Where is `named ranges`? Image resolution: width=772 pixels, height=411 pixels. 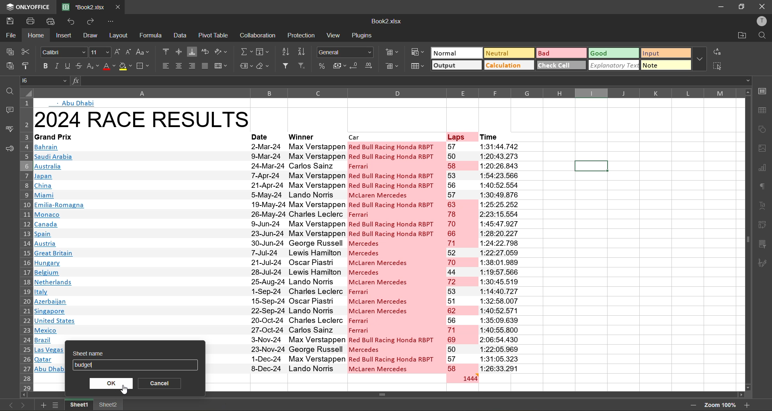
named ranges is located at coordinates (244, 67).